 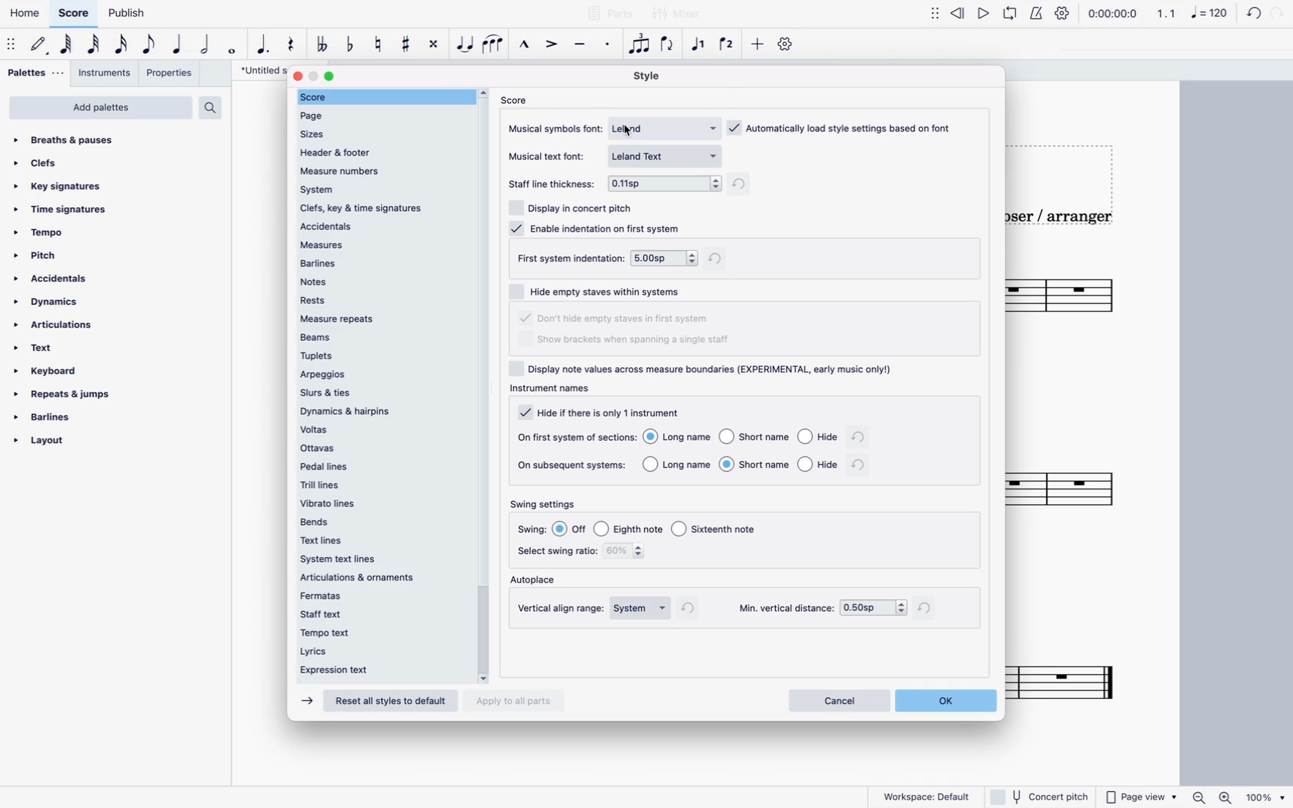 What do you see at coordinates (728, 45) in the screenshot?
I see `voice 2` at bounding box center [728, 45].